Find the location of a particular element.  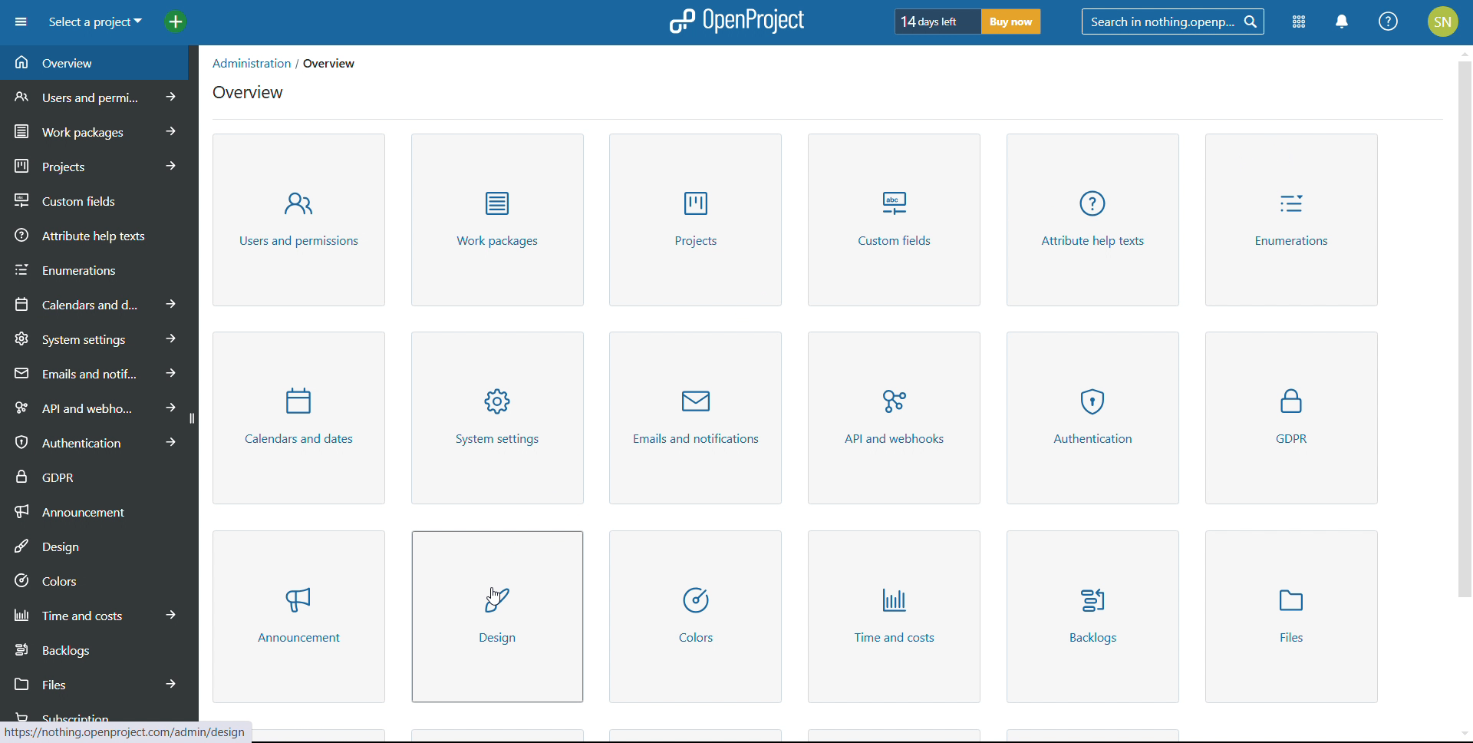

overview is located at coordinates (98, 63).